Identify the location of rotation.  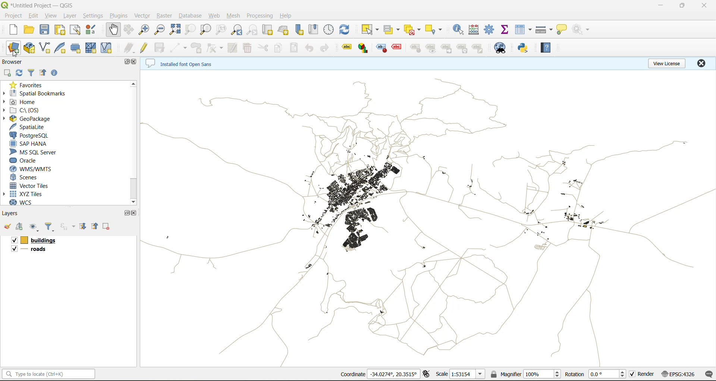
(609, 374).